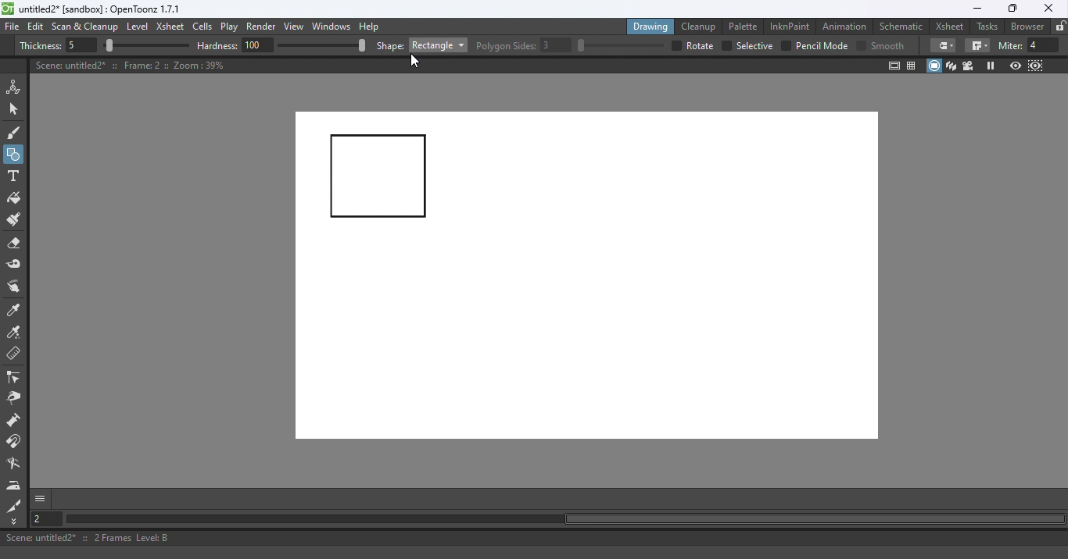 This screenshot has width=1068, height=559. What do you see at coordinates (8, 9) in the screenshot?
I see `logo` at bounding box center [8, 9].